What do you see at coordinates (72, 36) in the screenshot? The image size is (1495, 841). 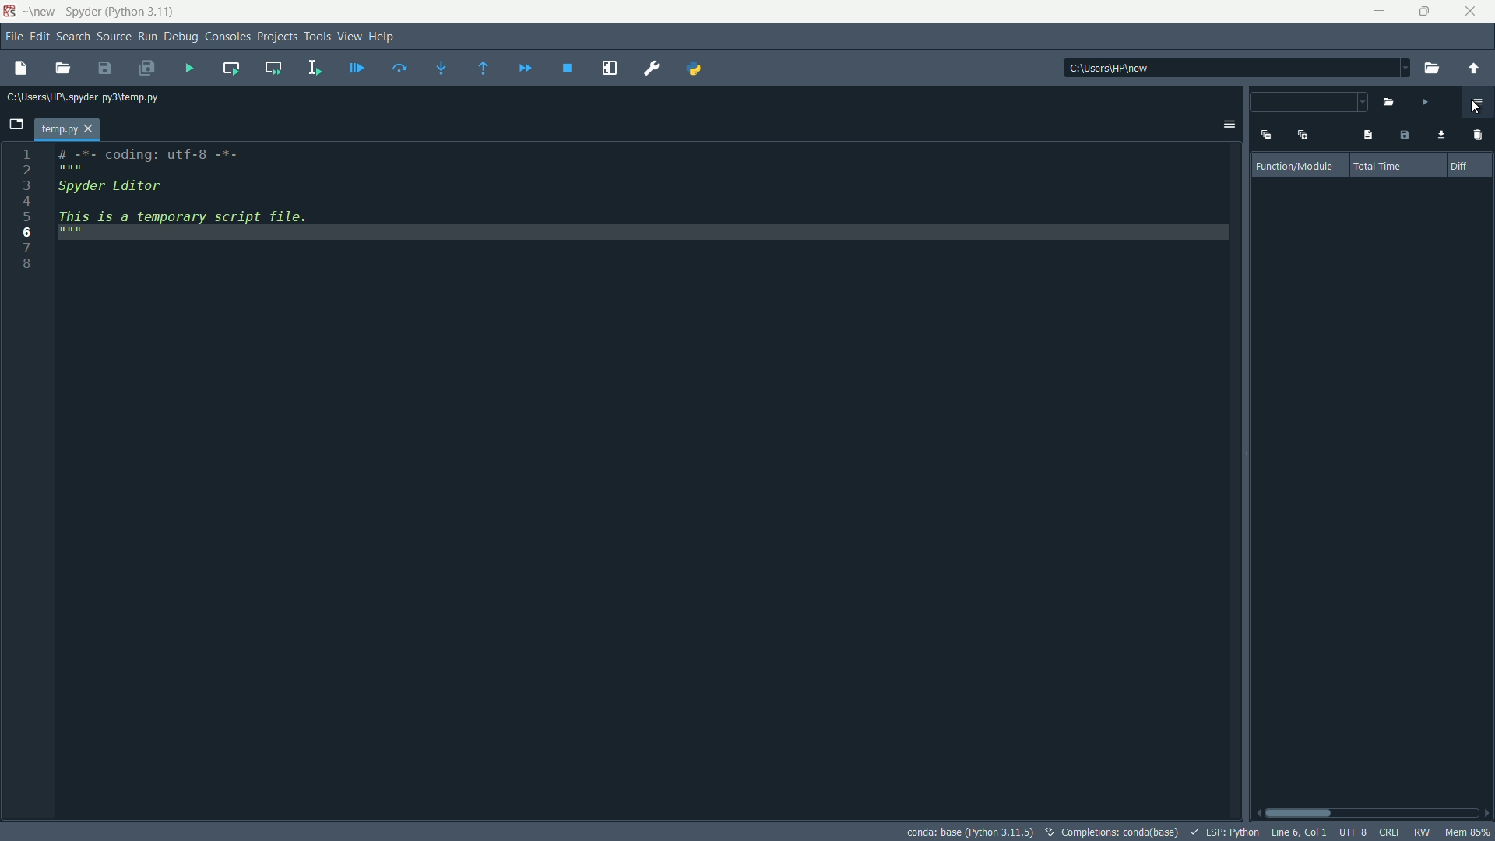 I see `search menu` at bounding box center [72, 36].